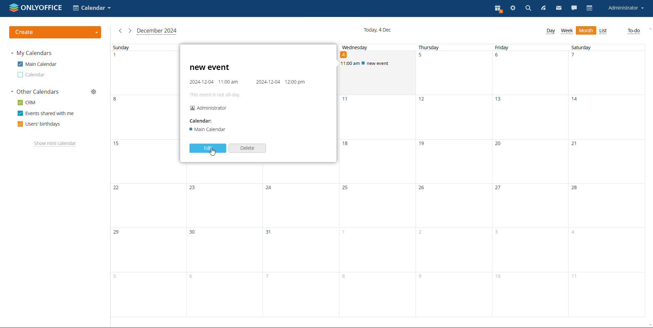 The image size is (653, 328). I want to click on thursday, so click(452, 180).